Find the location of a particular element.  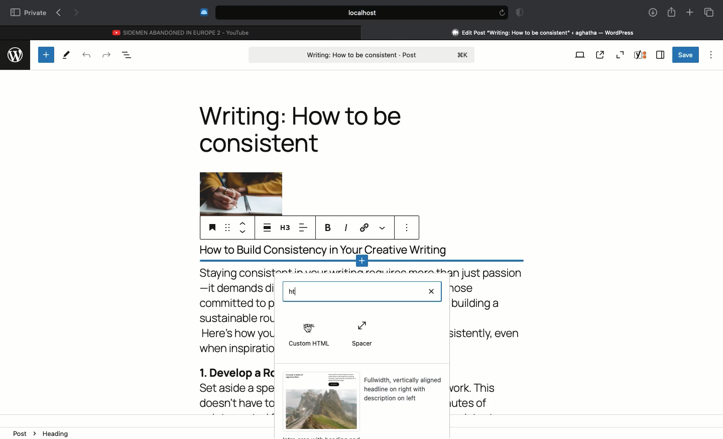

Add new block is located at coordinates (358, 262).